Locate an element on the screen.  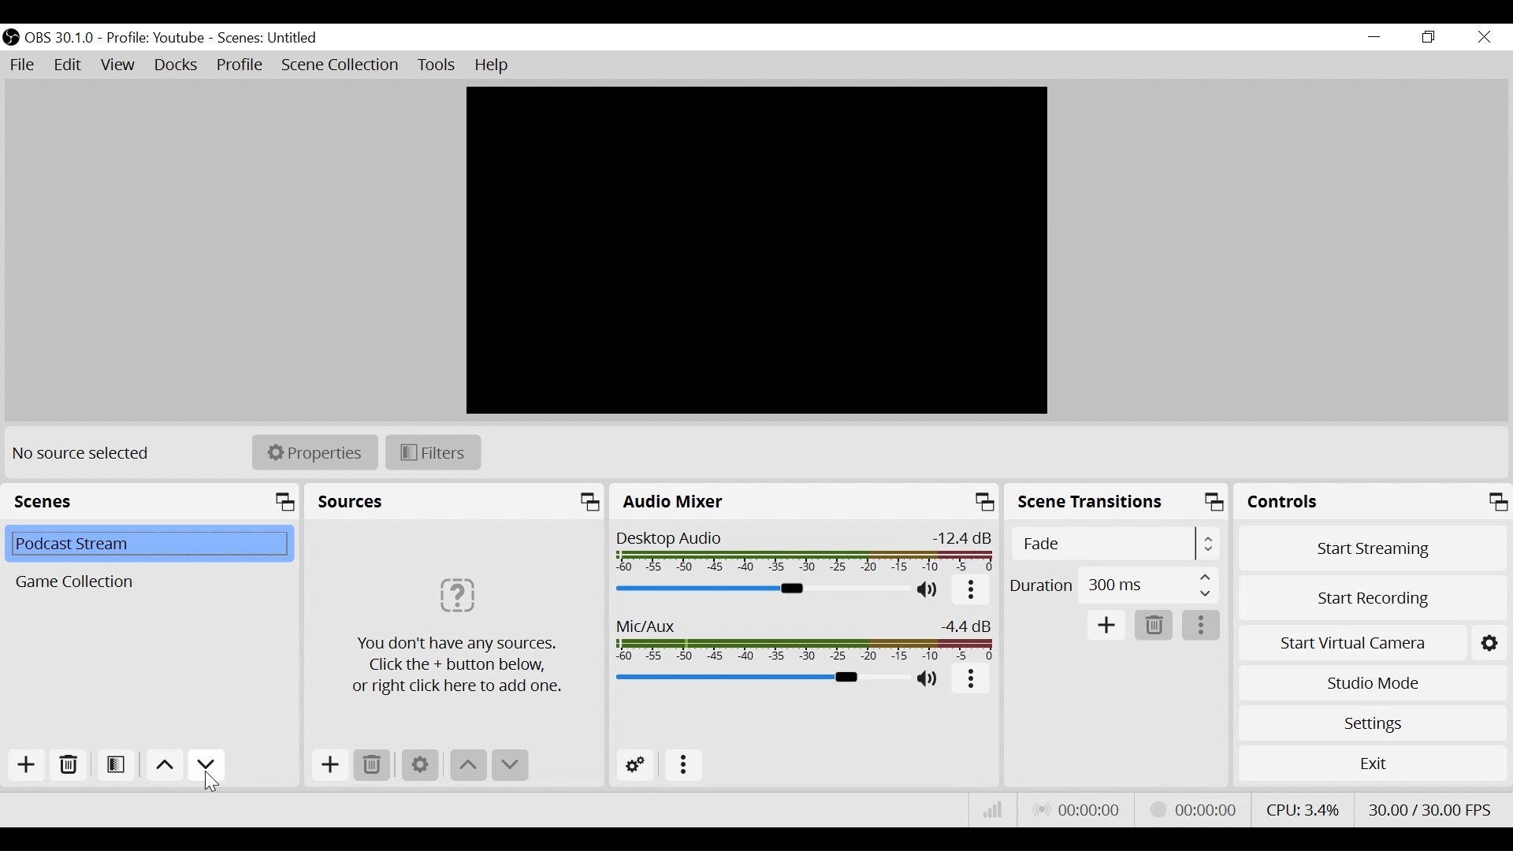
Move down is located at coordinates (206, 767).